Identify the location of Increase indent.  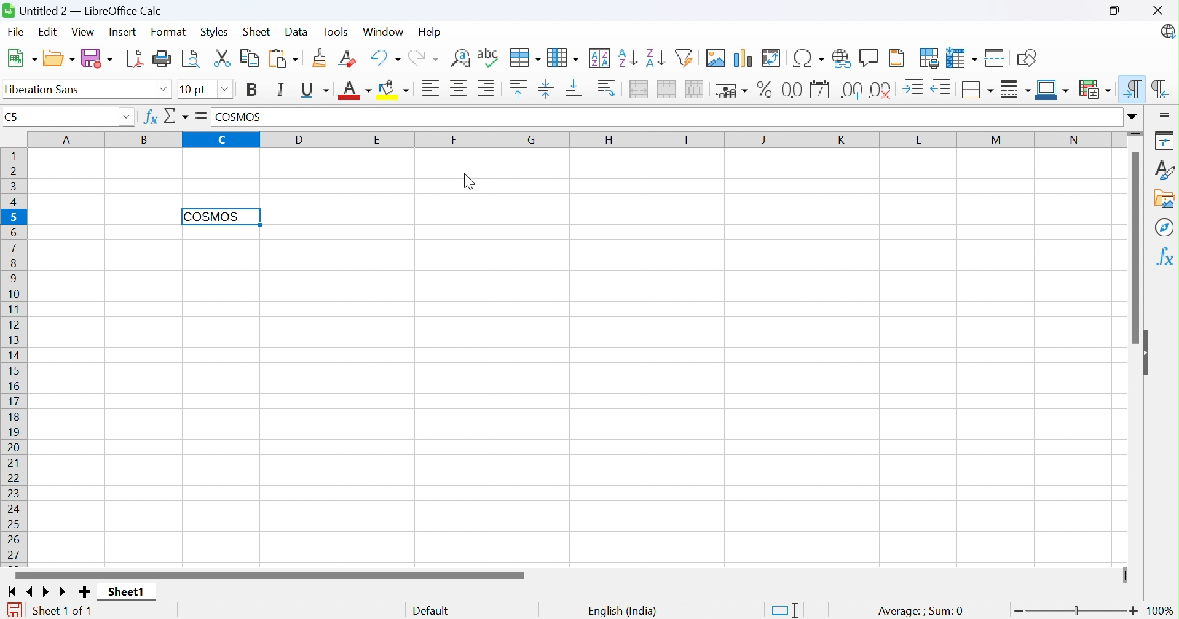
(912, 88).